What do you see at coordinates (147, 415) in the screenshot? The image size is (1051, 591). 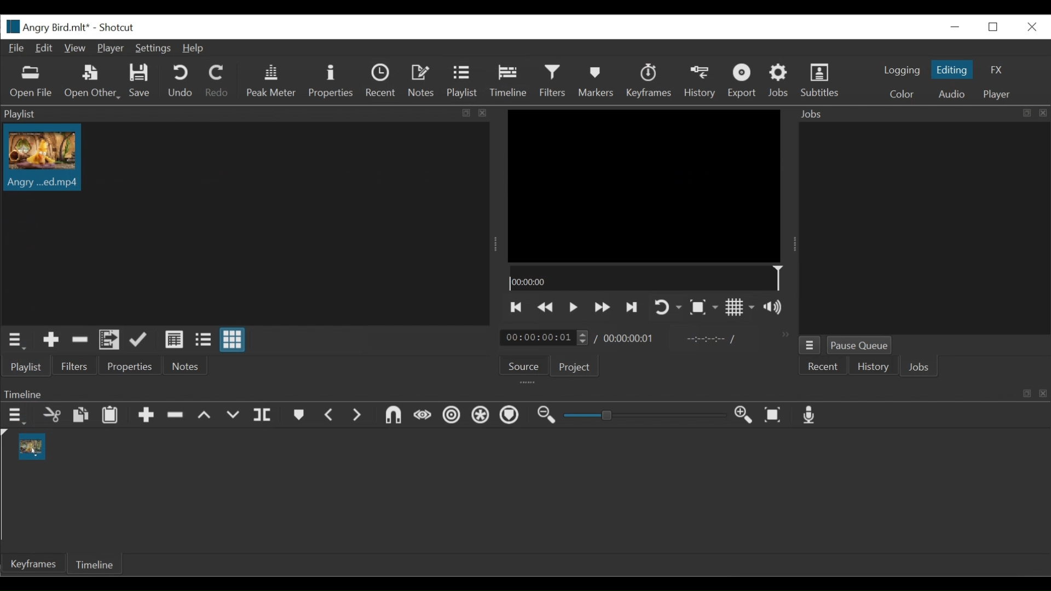 I see `Append` at bounding box center [147, 415].